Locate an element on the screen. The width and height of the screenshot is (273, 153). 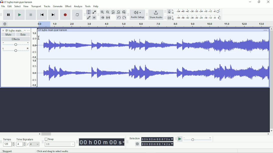
Envelope tool is located at coordinates (94, 12).